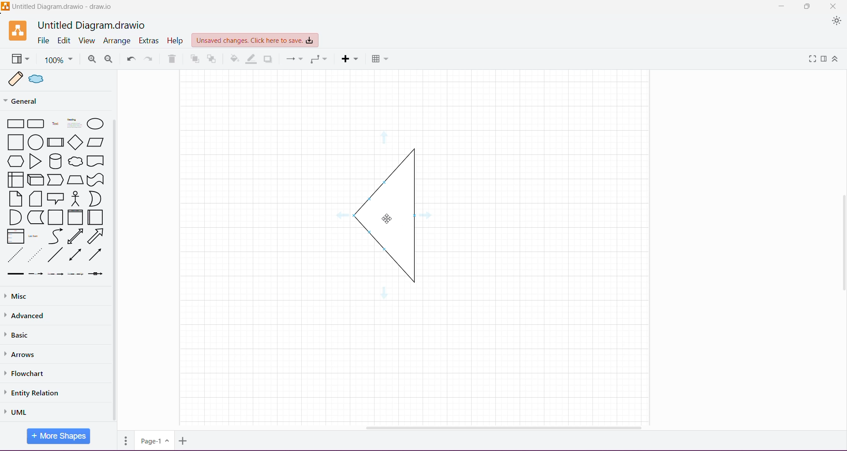 This screenshot has width=847, height=451. Describe the element at coordinates (808, 6) in the screenshot. I see `Restore Down` at that location.